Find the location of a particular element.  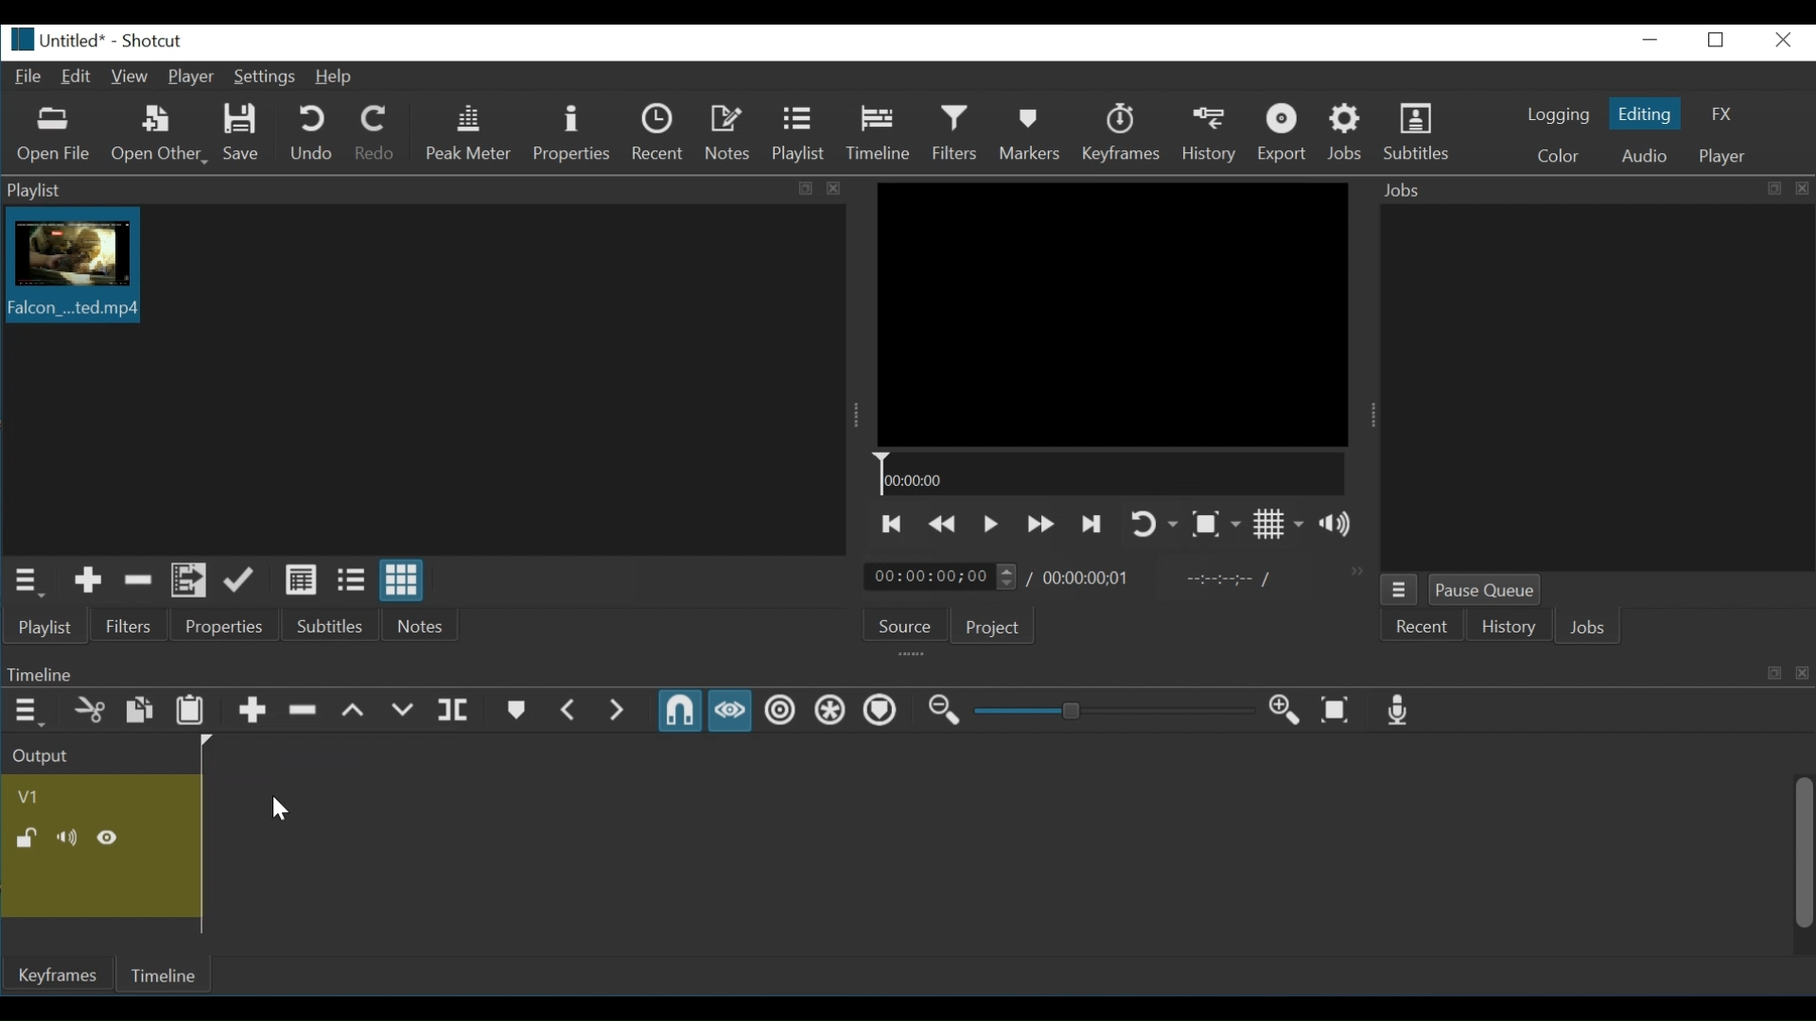

Next Marker is located at coordinates (620, 711).